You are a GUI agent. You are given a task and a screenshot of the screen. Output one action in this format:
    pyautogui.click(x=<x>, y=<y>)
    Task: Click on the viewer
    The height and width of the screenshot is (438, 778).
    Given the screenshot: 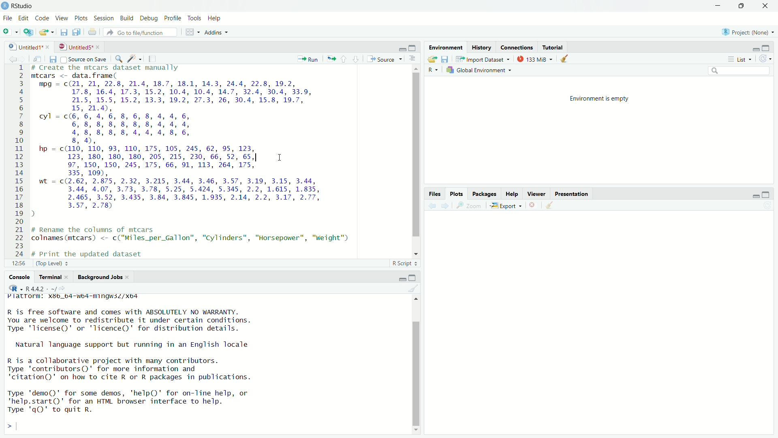 What is the action you would take?
    pyautogui.click(x=537, y=194)
    